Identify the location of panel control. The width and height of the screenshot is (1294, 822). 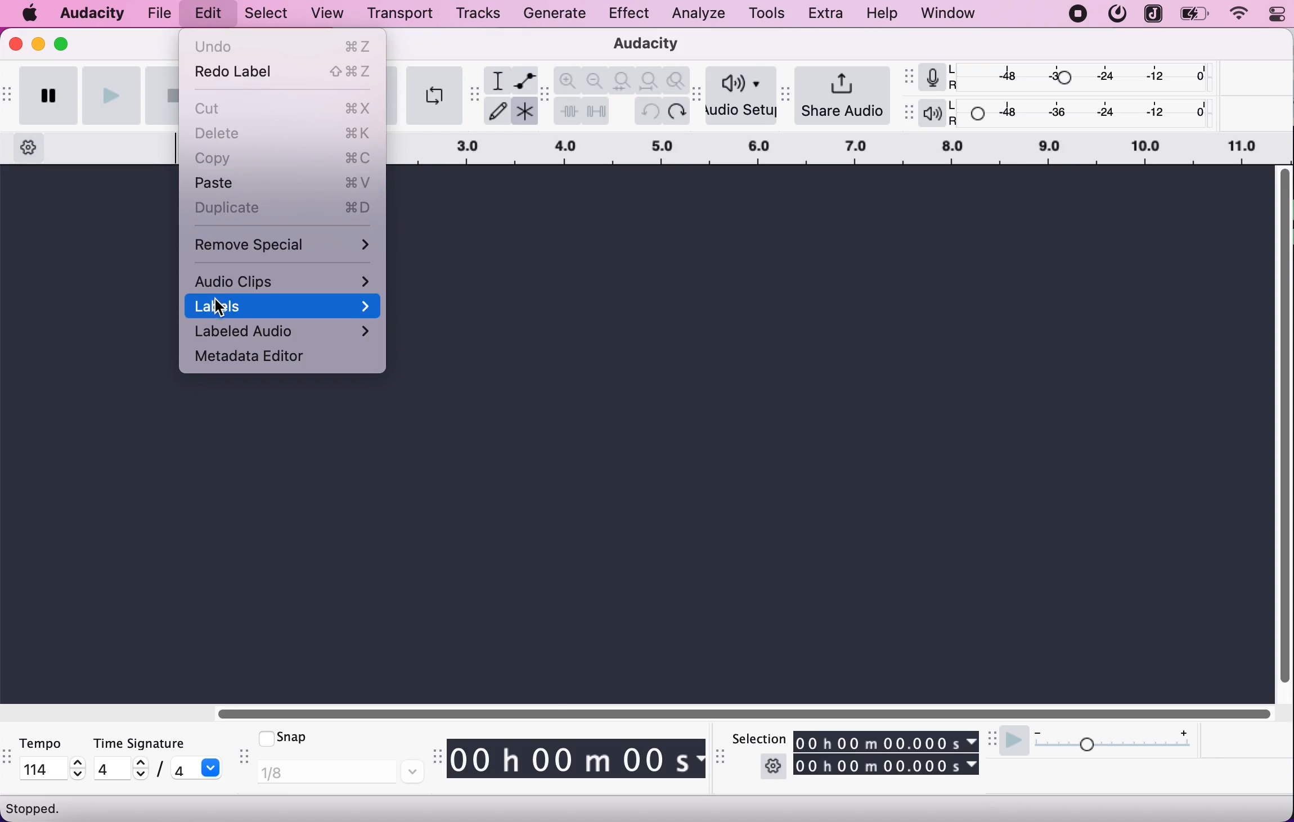
(1271, 15).